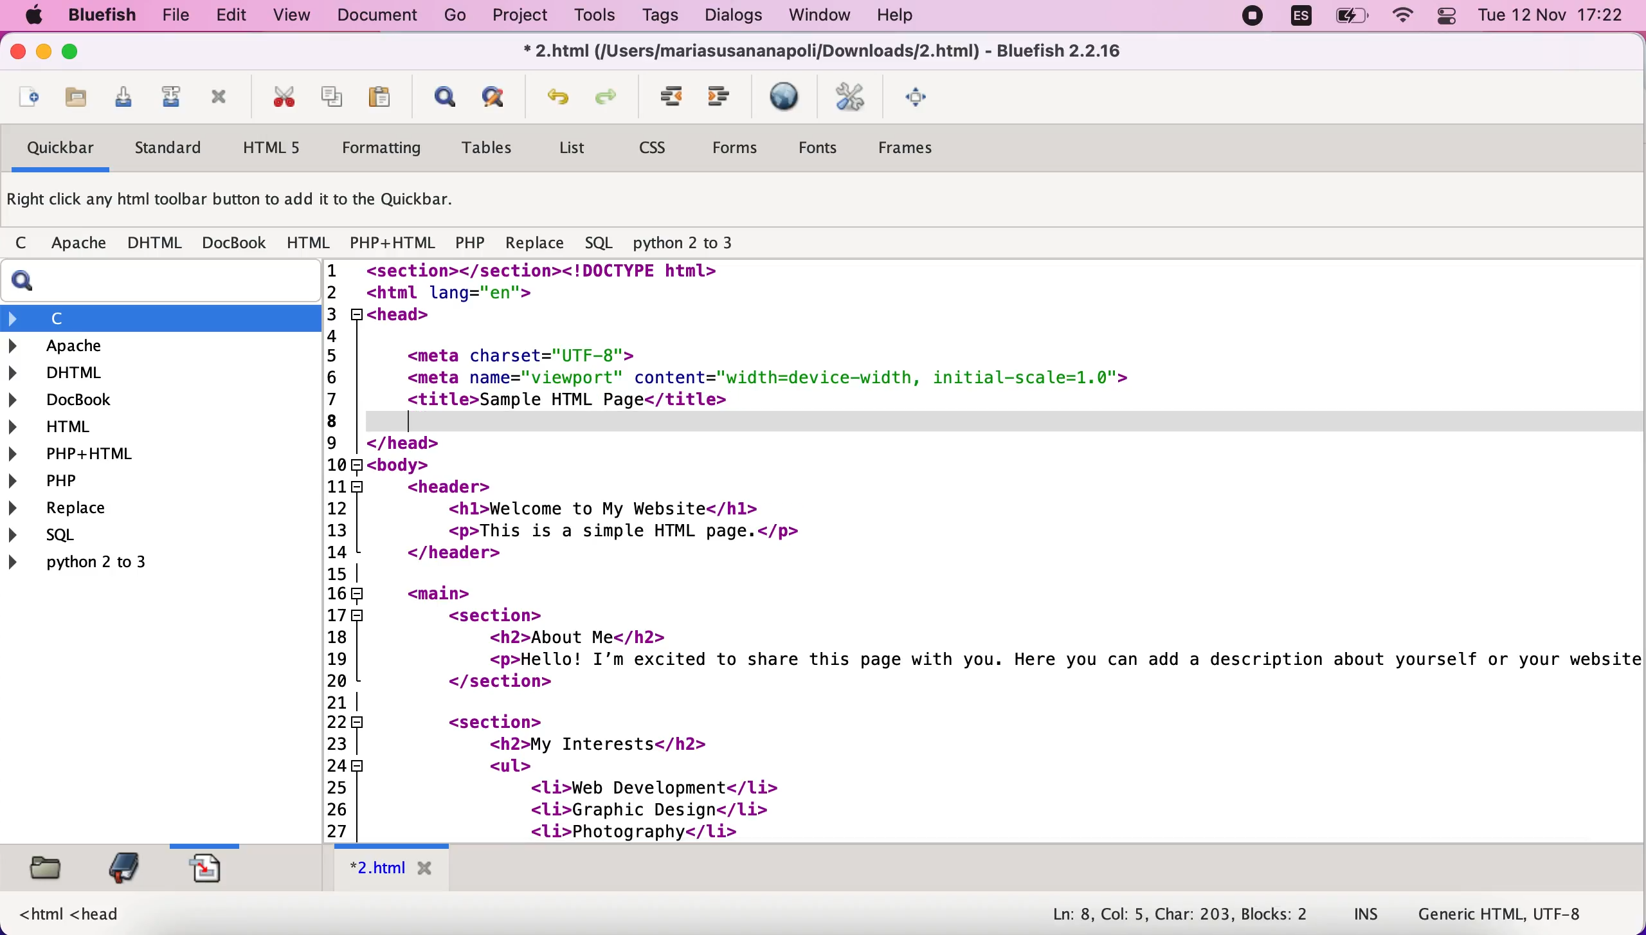 This screenshot has height=935, width=1646. I want to click on Edit preferences, so click(857, 98).